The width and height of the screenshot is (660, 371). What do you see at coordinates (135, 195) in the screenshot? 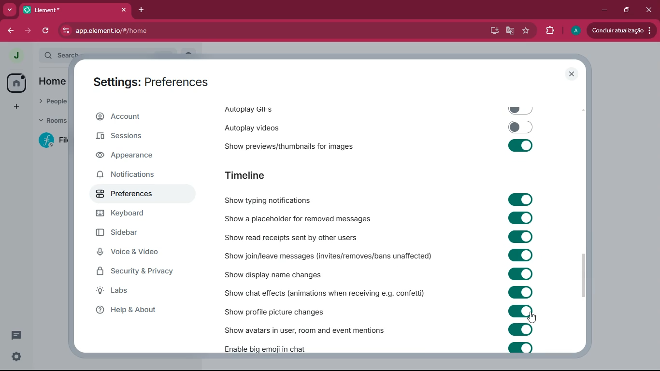
I see `preferences` at bounding box center [135, 195].